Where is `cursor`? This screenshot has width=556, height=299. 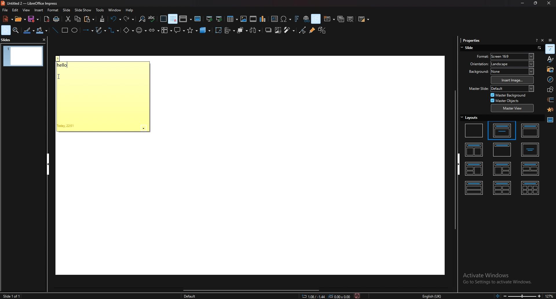 cursor is located at coordinates (59, 76).